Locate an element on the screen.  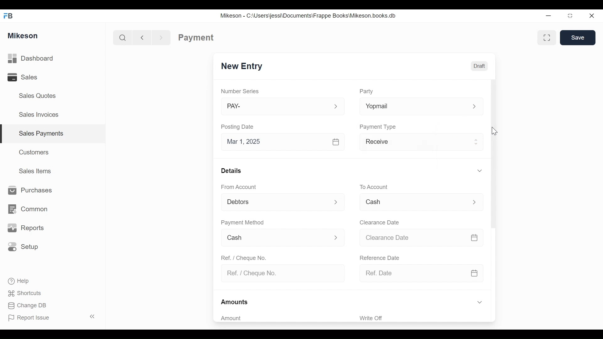
Amounts is located at coordinates (236, 300).